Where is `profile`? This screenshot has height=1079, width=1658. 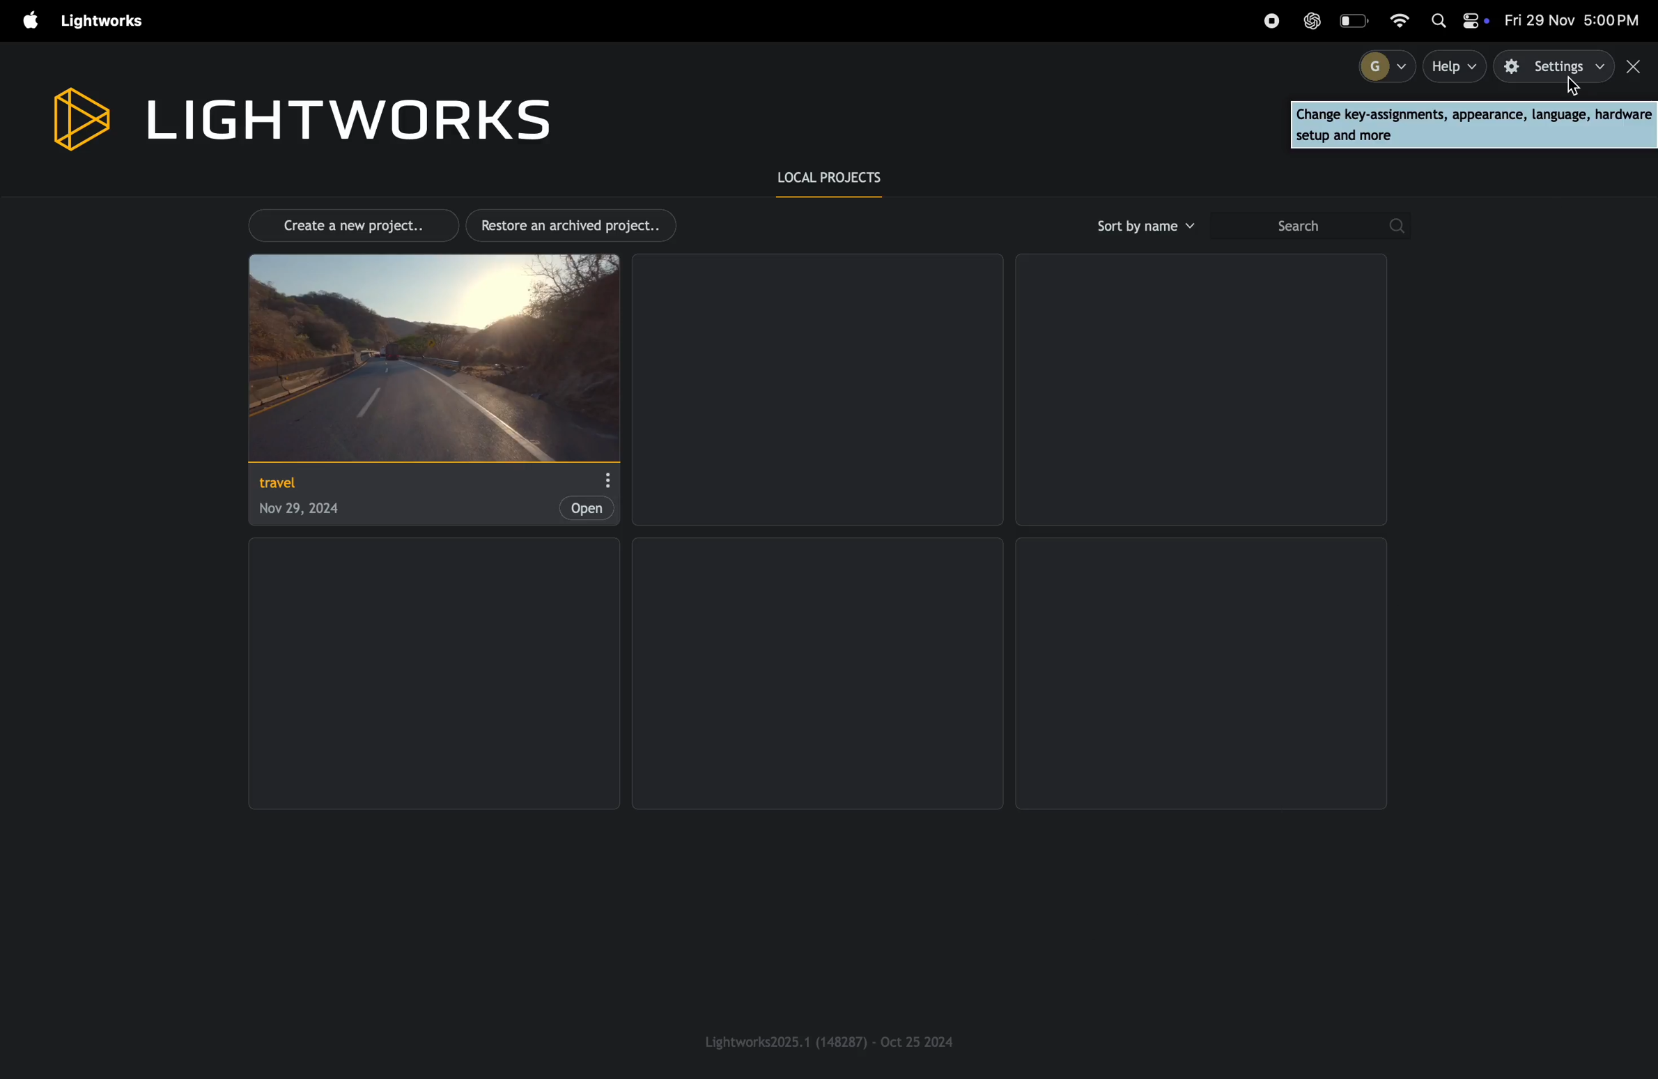
profile is located at coordinates (1381, 66).